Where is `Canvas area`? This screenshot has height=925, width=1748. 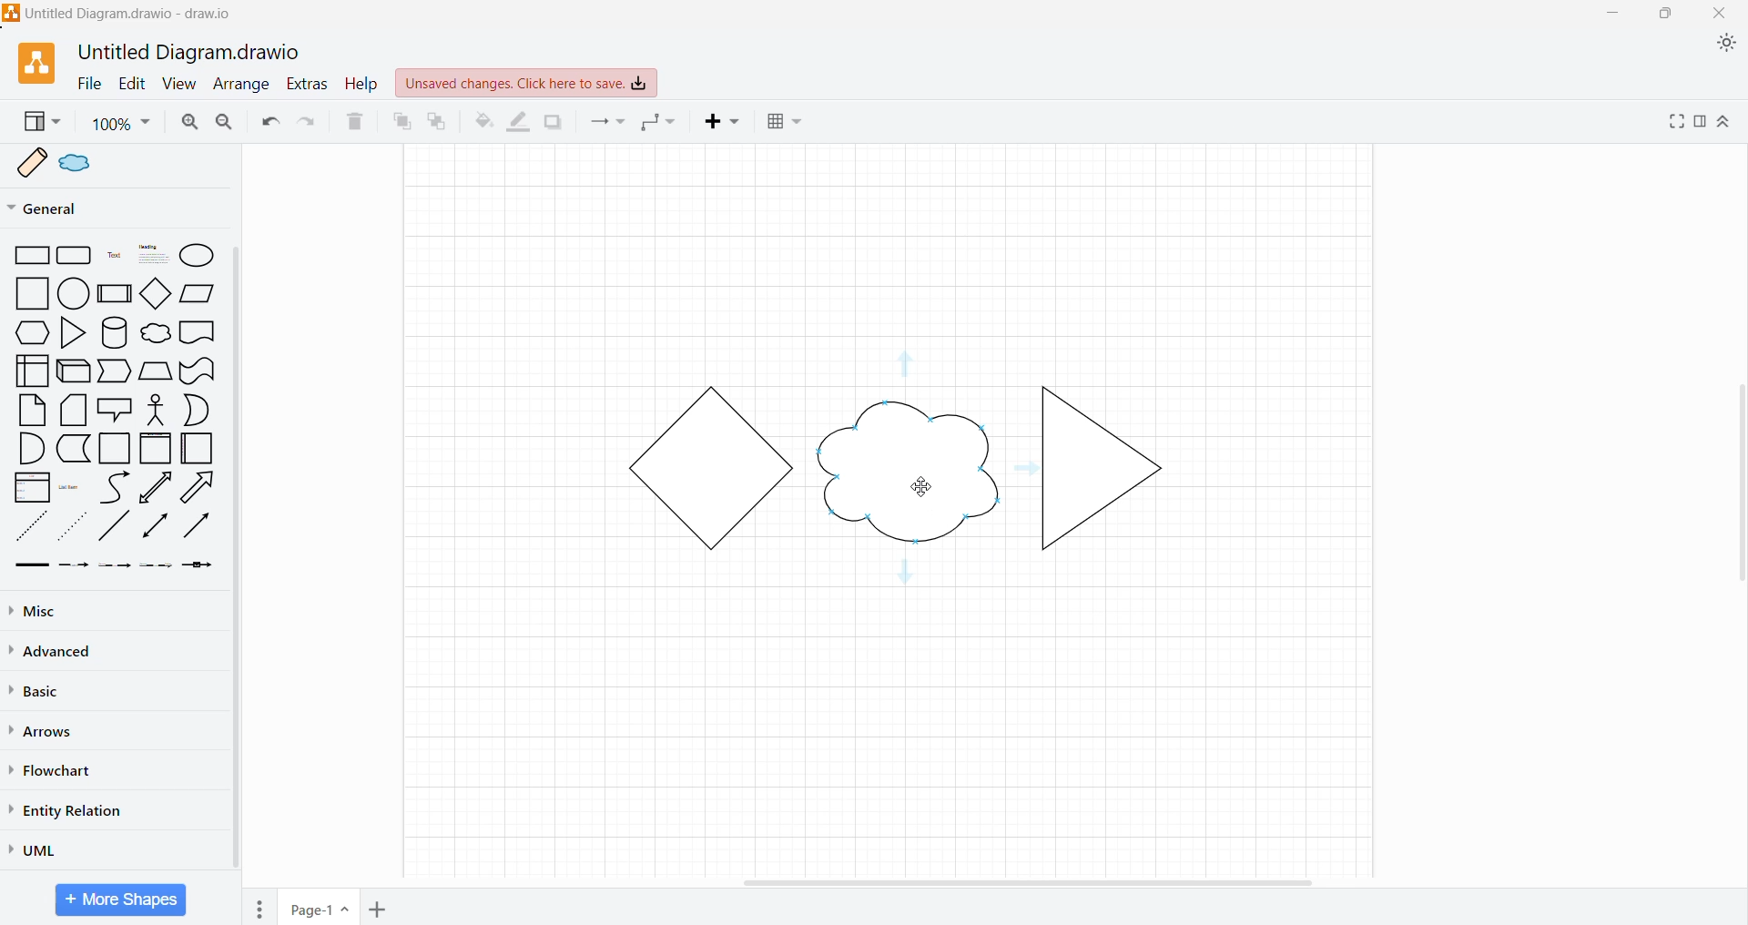 Canvas area is located at coordinates (890, 707).